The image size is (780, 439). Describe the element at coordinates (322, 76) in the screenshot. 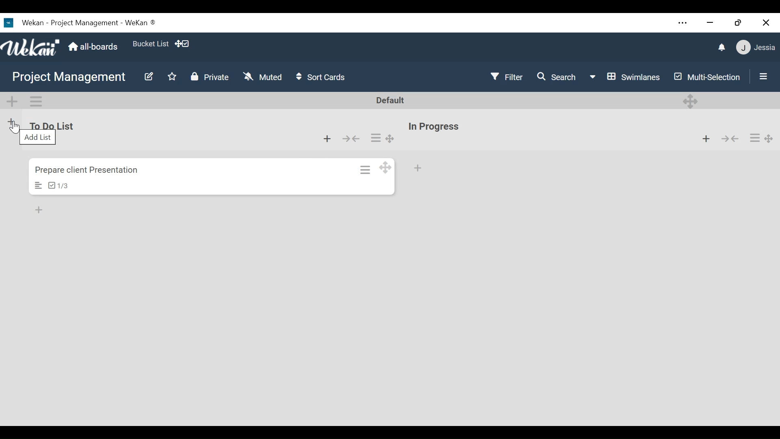

I see `Sort cards` at that location.